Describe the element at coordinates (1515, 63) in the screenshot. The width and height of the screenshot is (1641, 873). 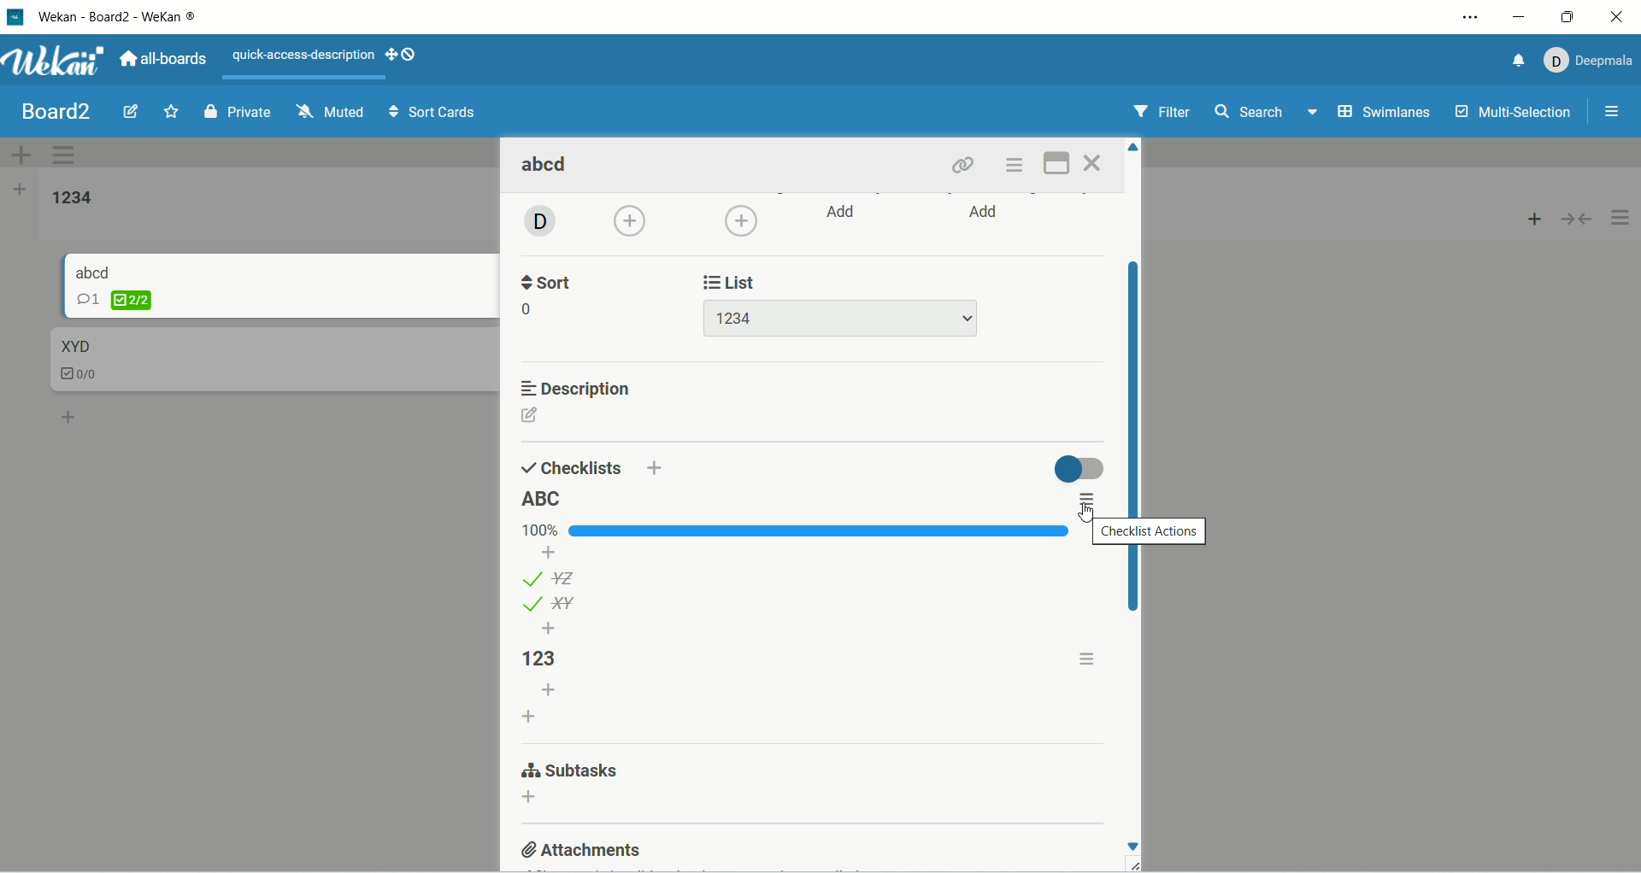
I see `notification` at that location.